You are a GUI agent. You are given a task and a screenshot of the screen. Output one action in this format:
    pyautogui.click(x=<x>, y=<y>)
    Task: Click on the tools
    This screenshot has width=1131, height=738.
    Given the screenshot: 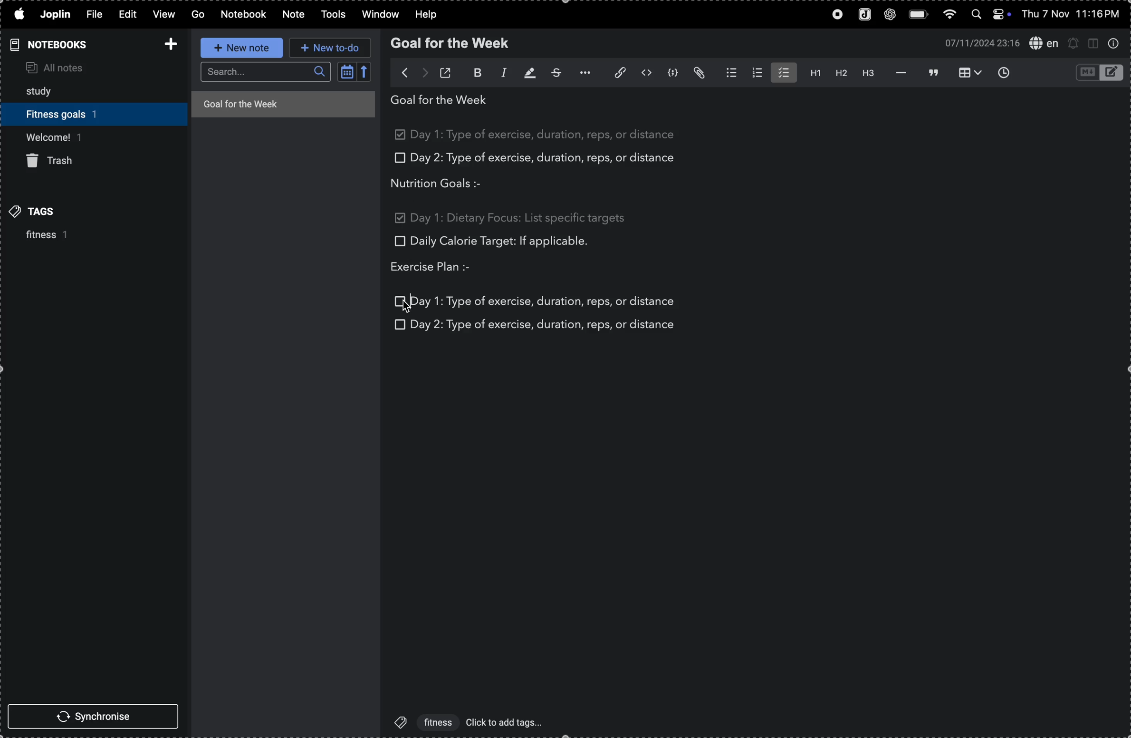 What is the action you would take?
    pyautogui.click(x=332, y=15)
    